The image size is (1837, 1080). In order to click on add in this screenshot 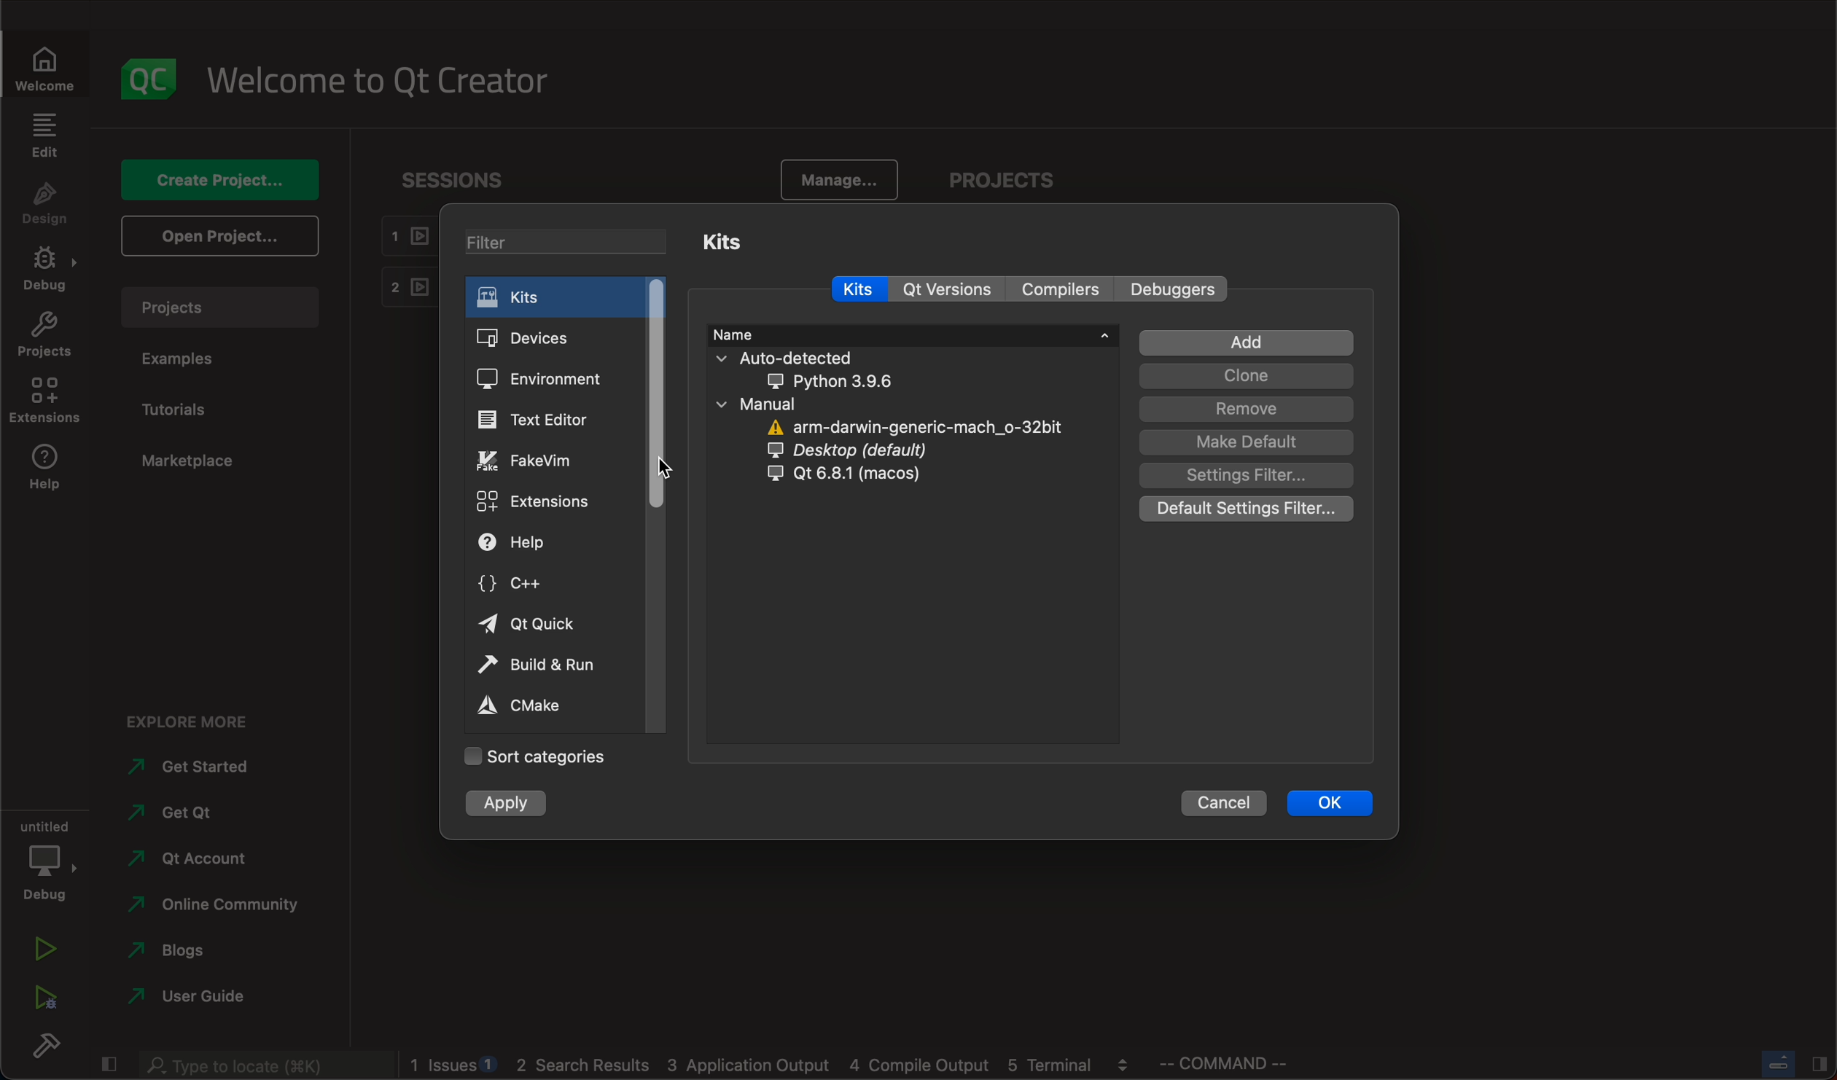, I will do `click(1236, 342)`.